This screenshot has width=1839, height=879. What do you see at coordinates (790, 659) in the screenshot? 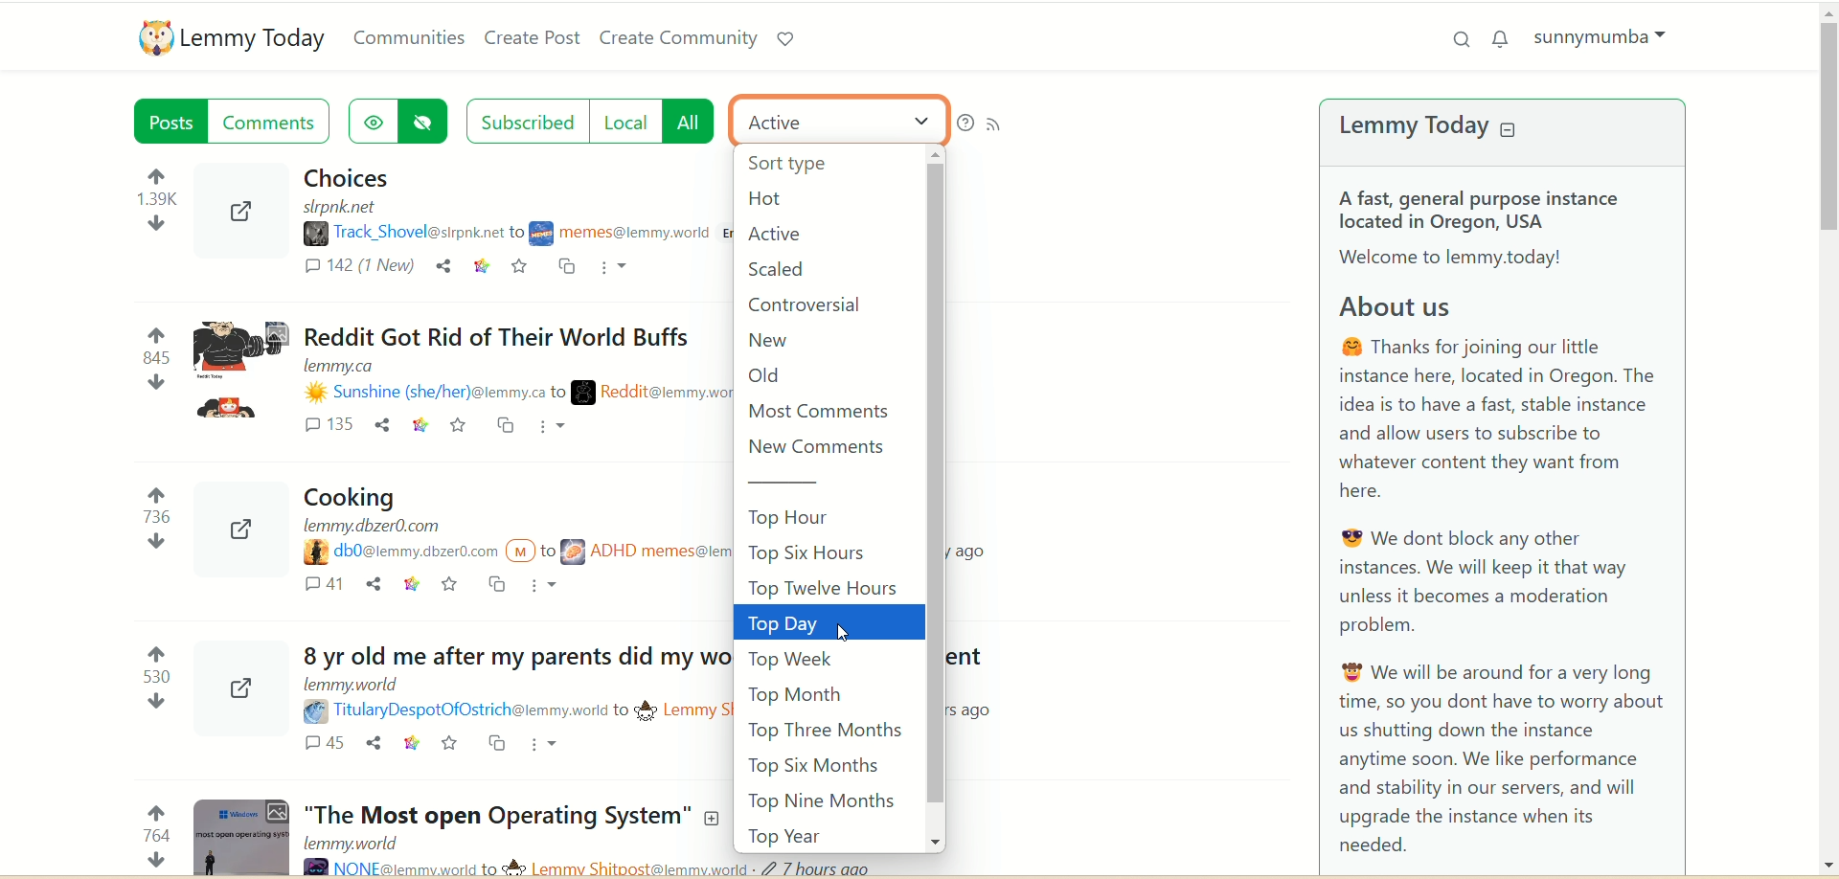
I see `top week` at bounding box center [790, 659].